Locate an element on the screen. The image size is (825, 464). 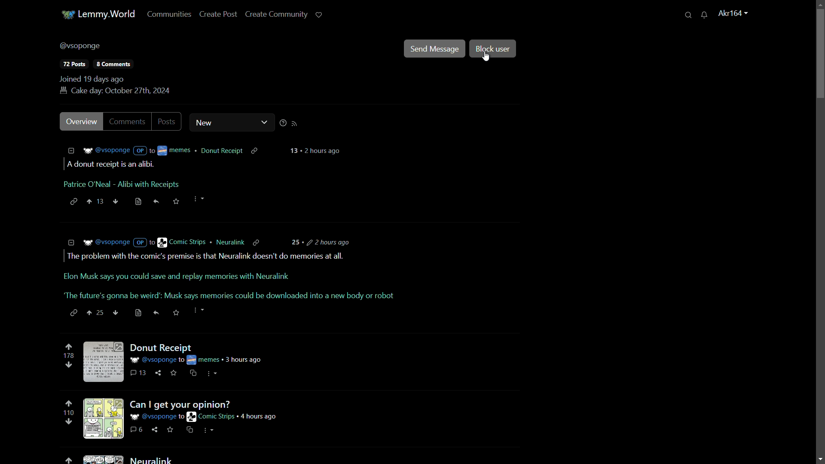
support lemmy.world is located at coordinates (319, 15).